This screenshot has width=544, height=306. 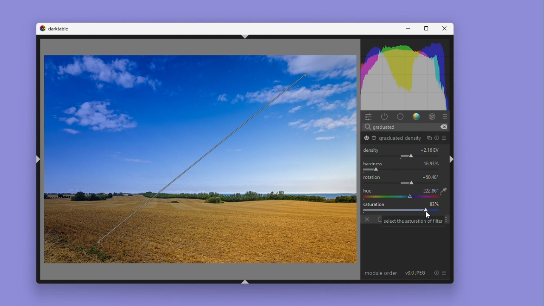 What do you see at coordinates (366, 138) in the screenshot?
I see `graduated density` at bounding box center [366, 138].